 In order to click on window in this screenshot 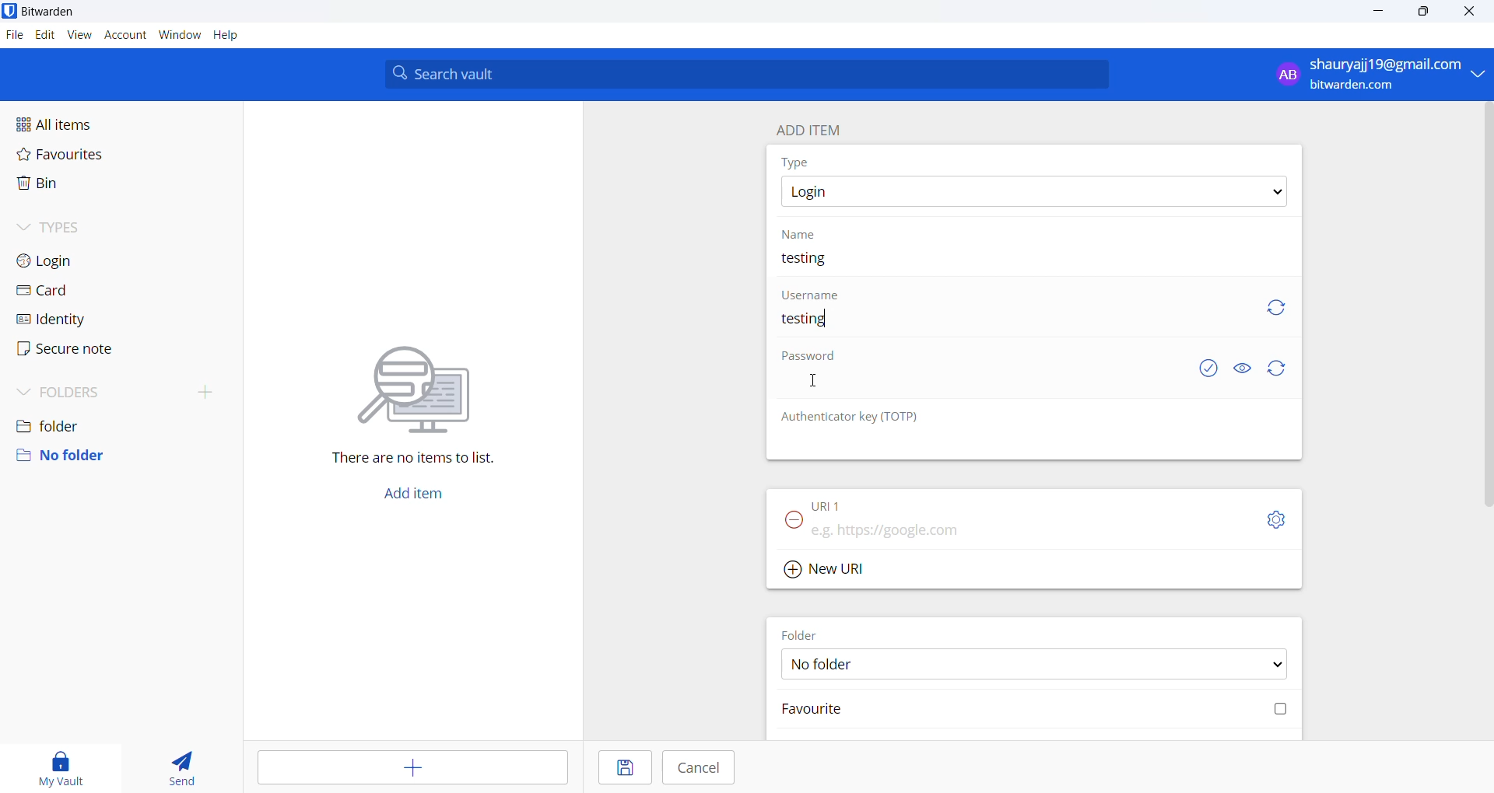, I will do `click(180, 35)`.